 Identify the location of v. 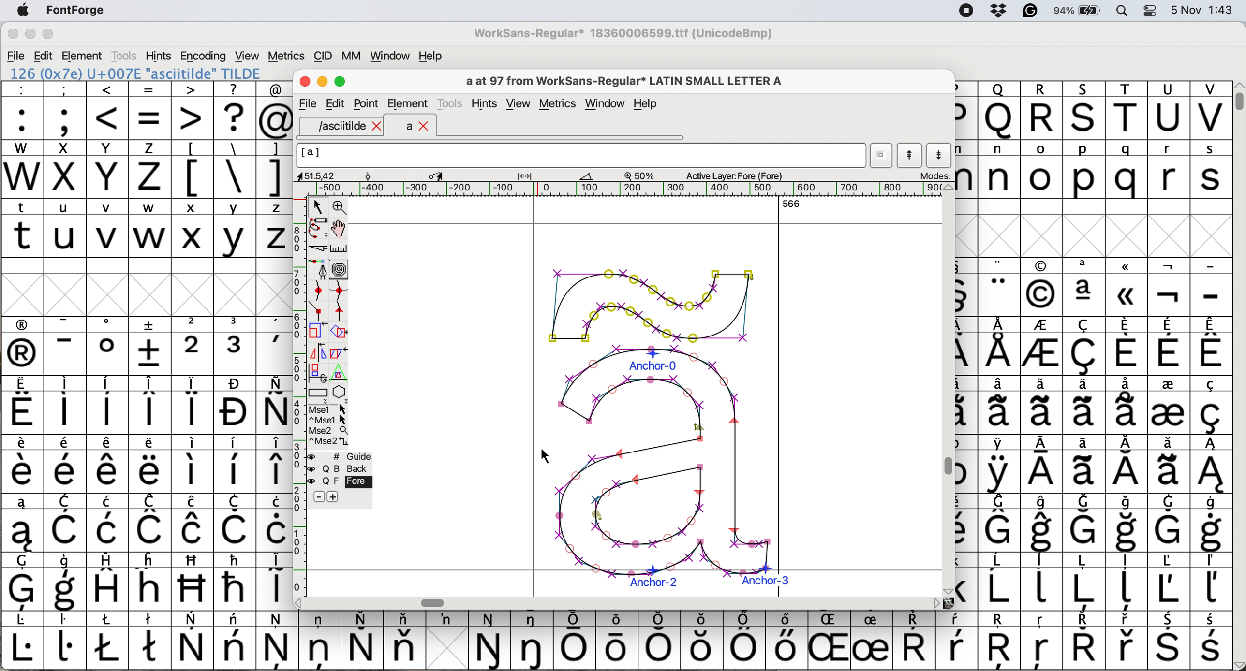
(108, 230).